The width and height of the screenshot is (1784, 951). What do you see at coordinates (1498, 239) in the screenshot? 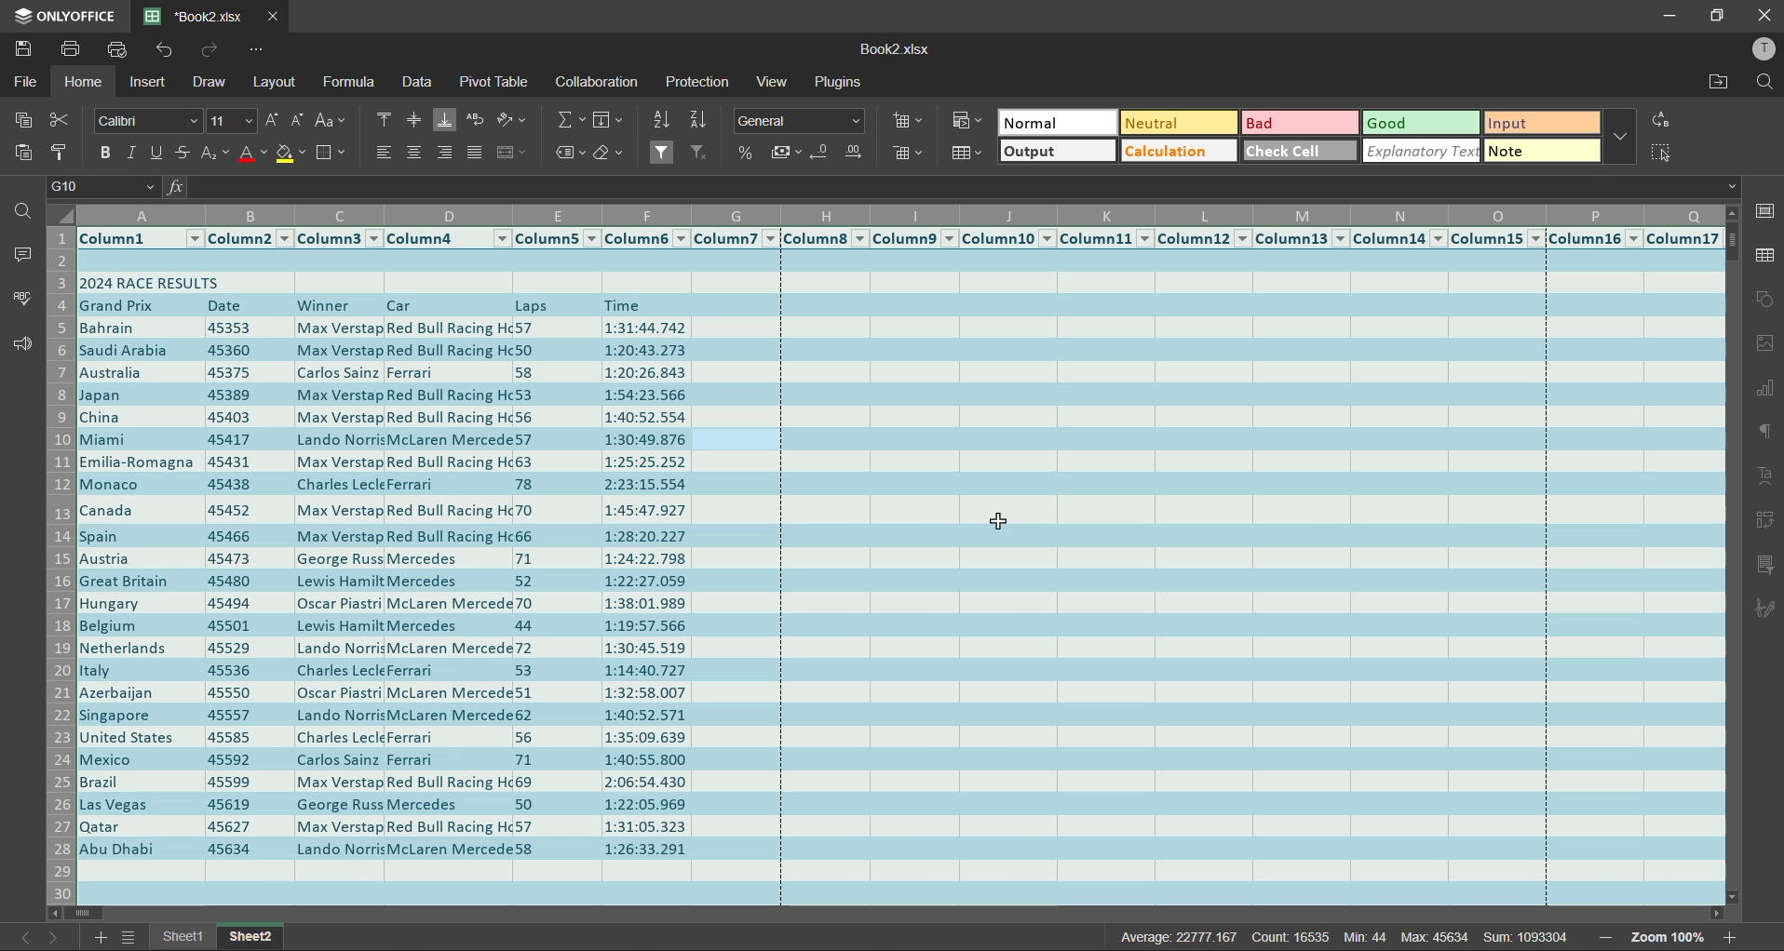
I see `Column ` at bounding box center [1498, 239].